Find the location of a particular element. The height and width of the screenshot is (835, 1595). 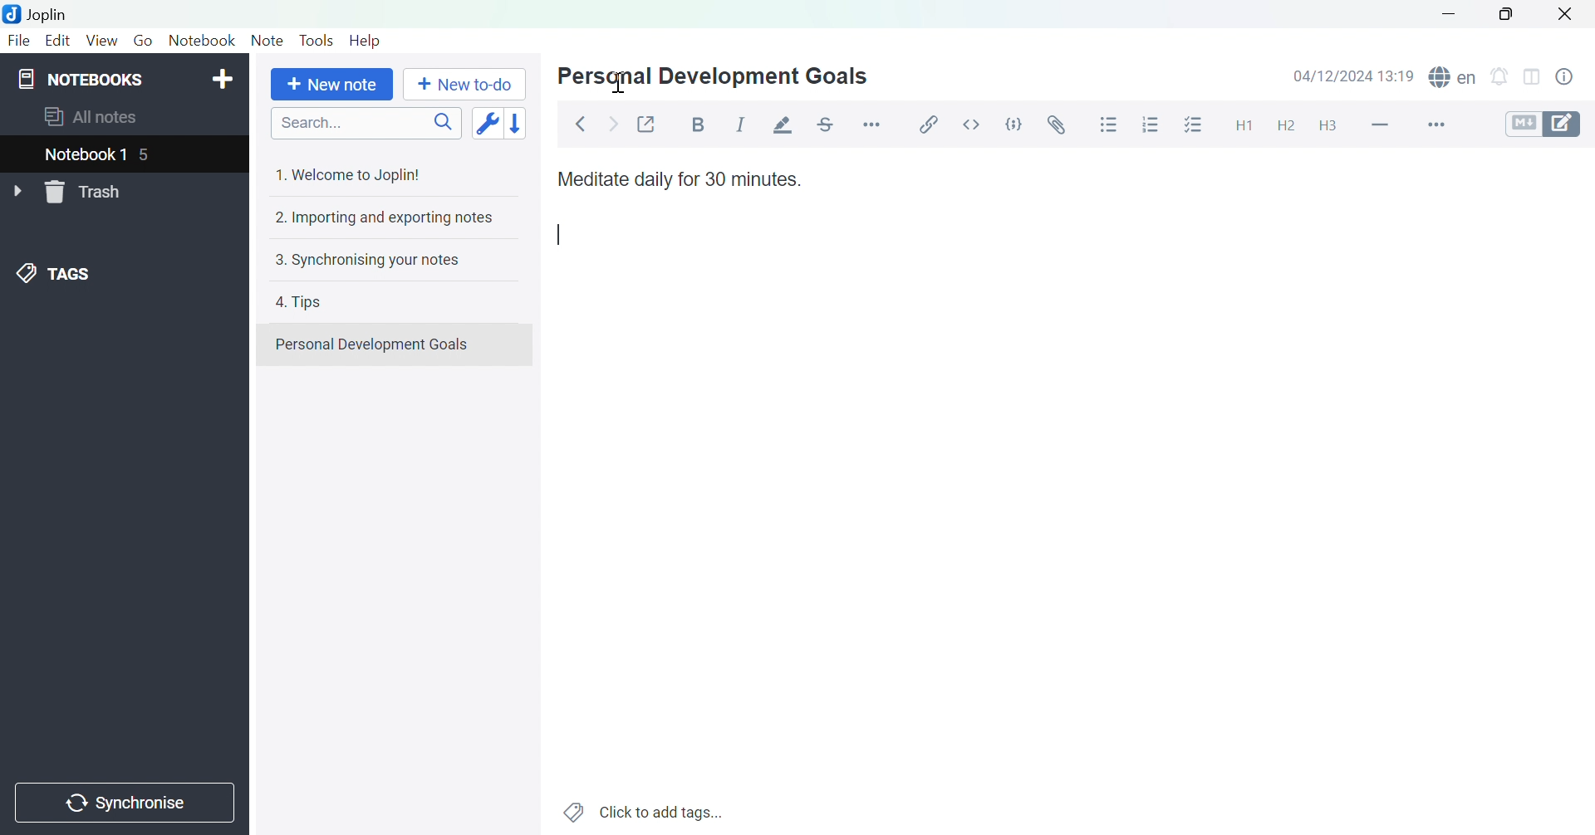

Typing cursor is located at coordinates (562, 235).